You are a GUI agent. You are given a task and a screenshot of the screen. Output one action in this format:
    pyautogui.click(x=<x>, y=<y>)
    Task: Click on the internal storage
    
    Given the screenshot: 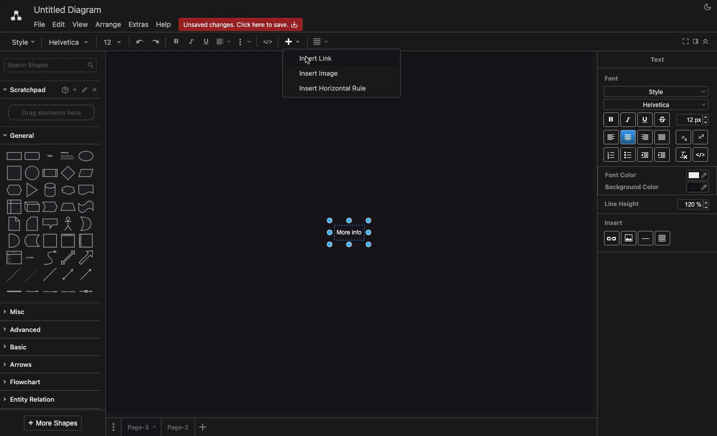 What is the action you would take?
    pyautogui.click(x=14, y=207)
    